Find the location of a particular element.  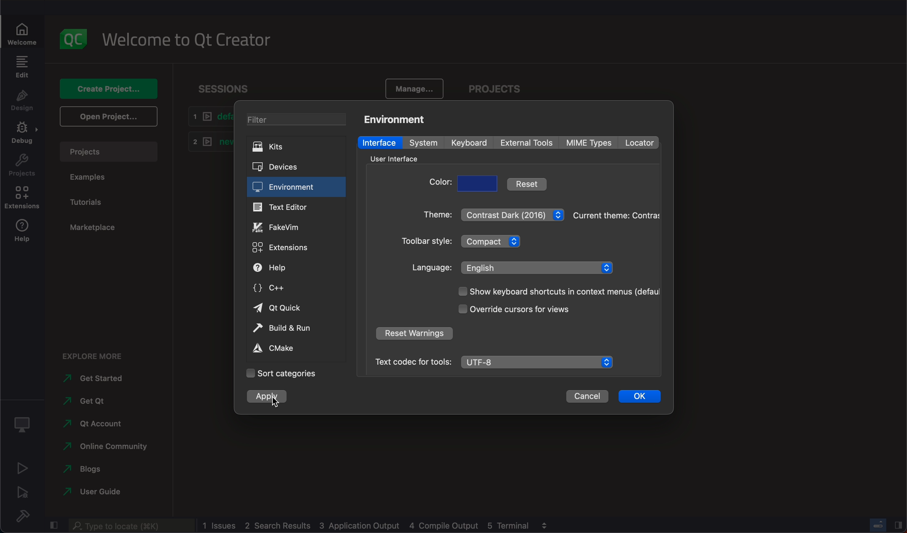

interface is located at coordinates (397, 158).